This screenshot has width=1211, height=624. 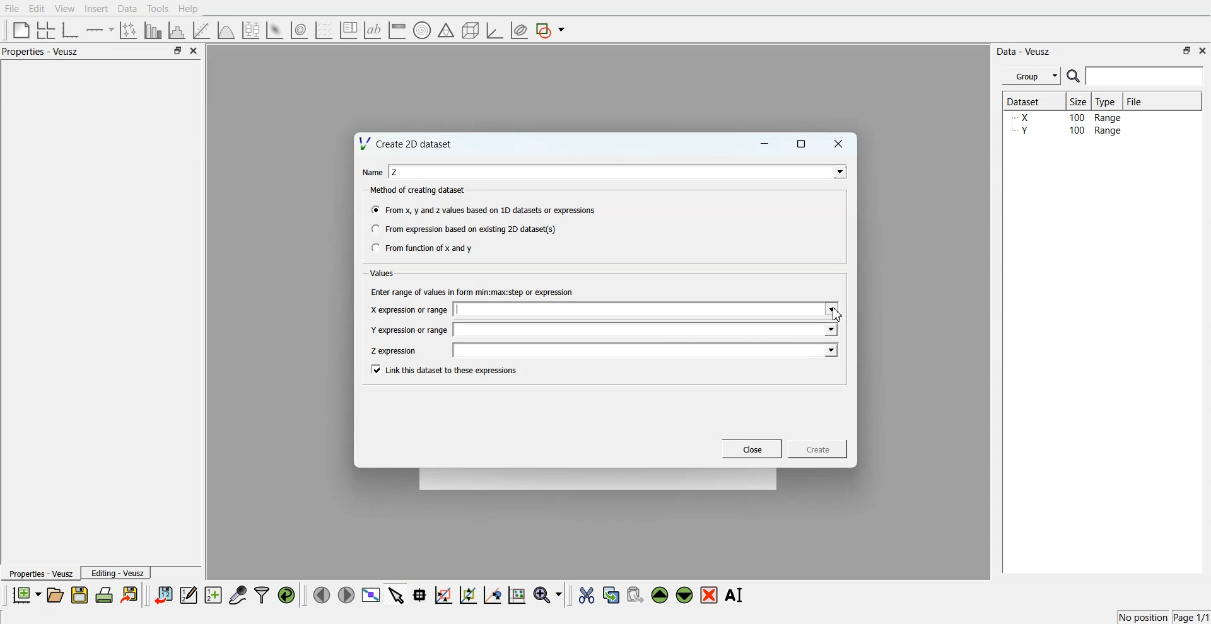 I want to click on 3D Volume, so click(x=299, y=30).